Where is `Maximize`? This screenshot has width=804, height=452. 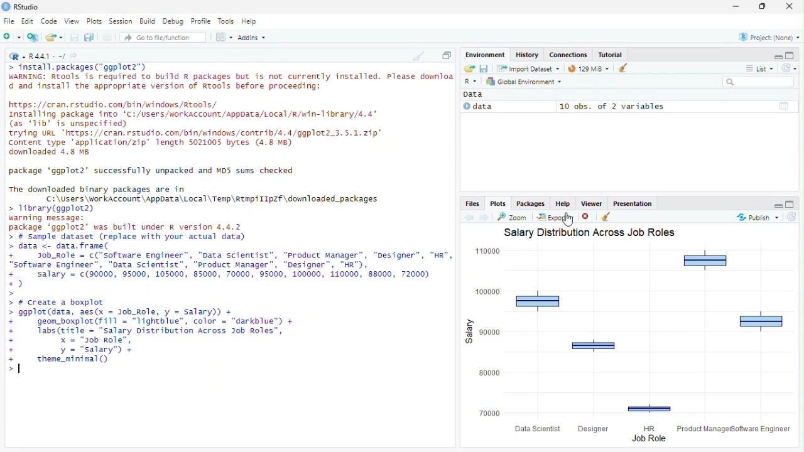
Maximize is located at coordinates (793, 54).